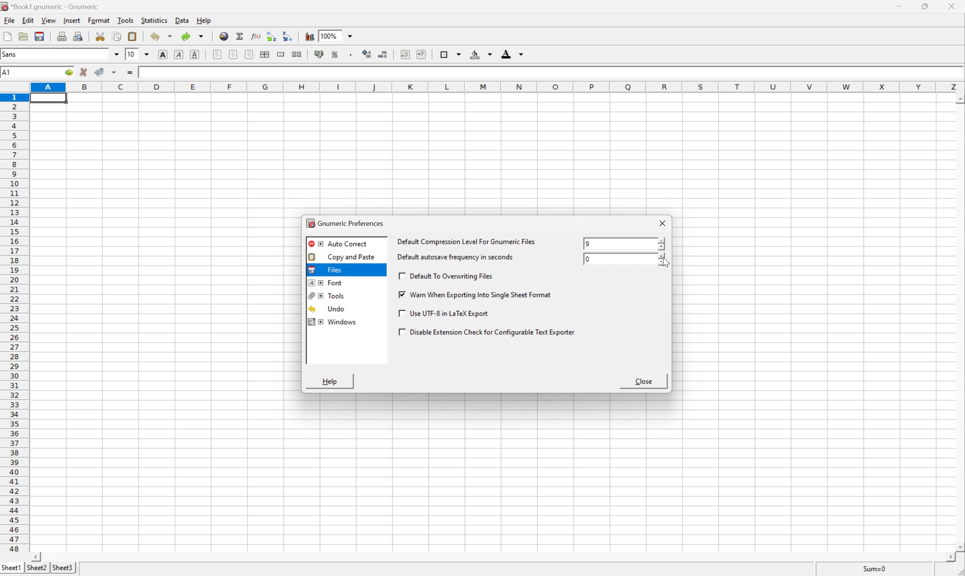  Describe the element at coordinates (323, 269) in the screenshot. I see `files` at that location.